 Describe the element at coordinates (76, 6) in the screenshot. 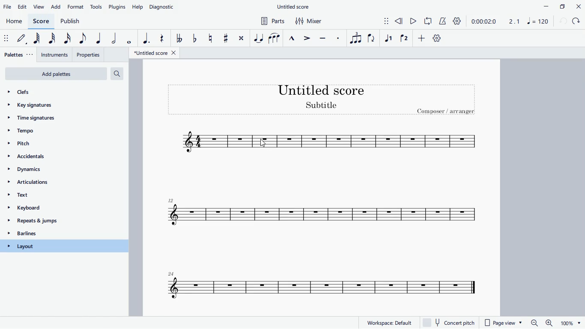

I see `format` at that location.